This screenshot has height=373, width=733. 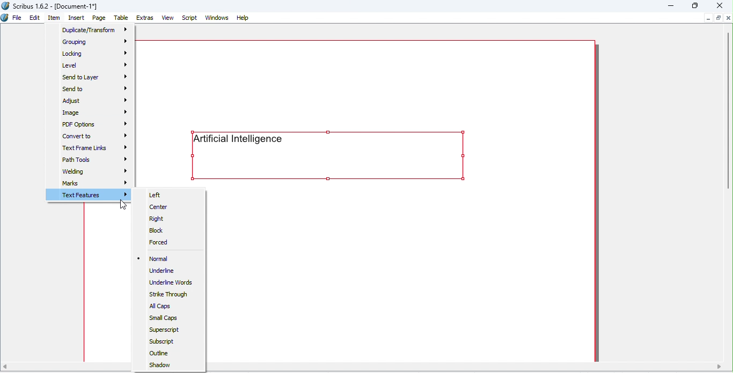 I want to click on Item, so click(x=56, y=19).